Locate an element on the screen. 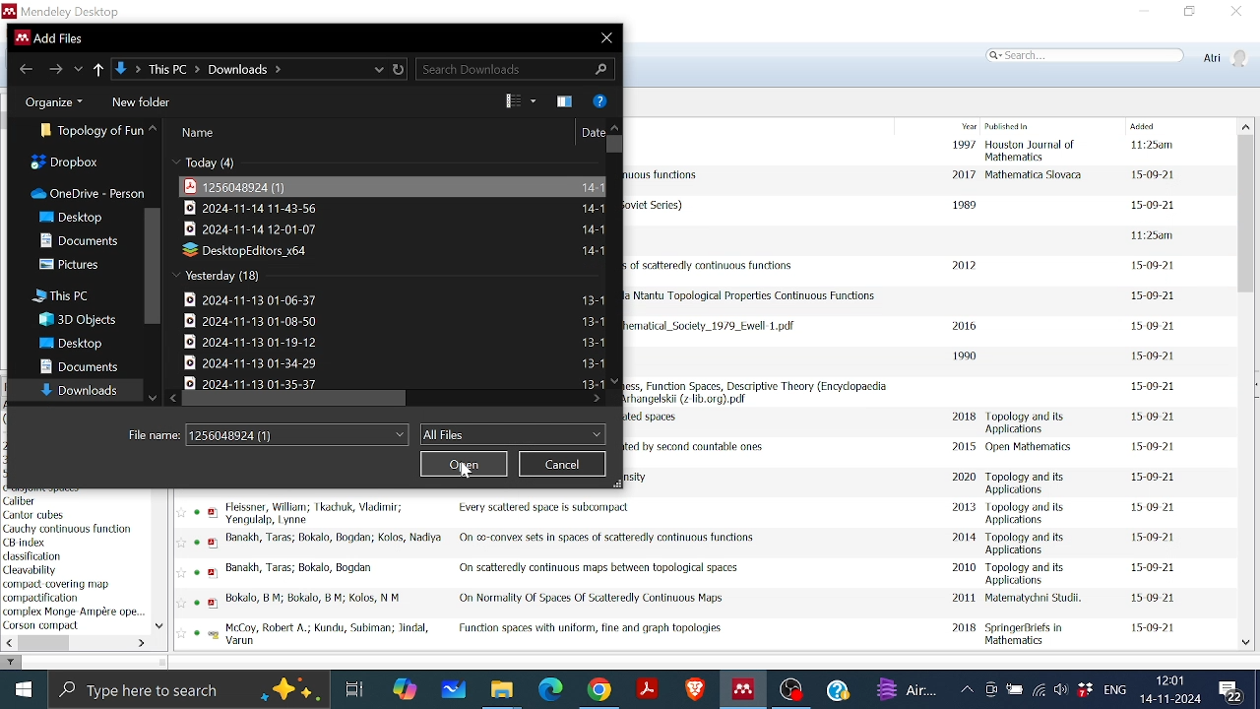 This screenshot has height=709, width=1260. Yesterday(18) is located at coordinates (221, 277).